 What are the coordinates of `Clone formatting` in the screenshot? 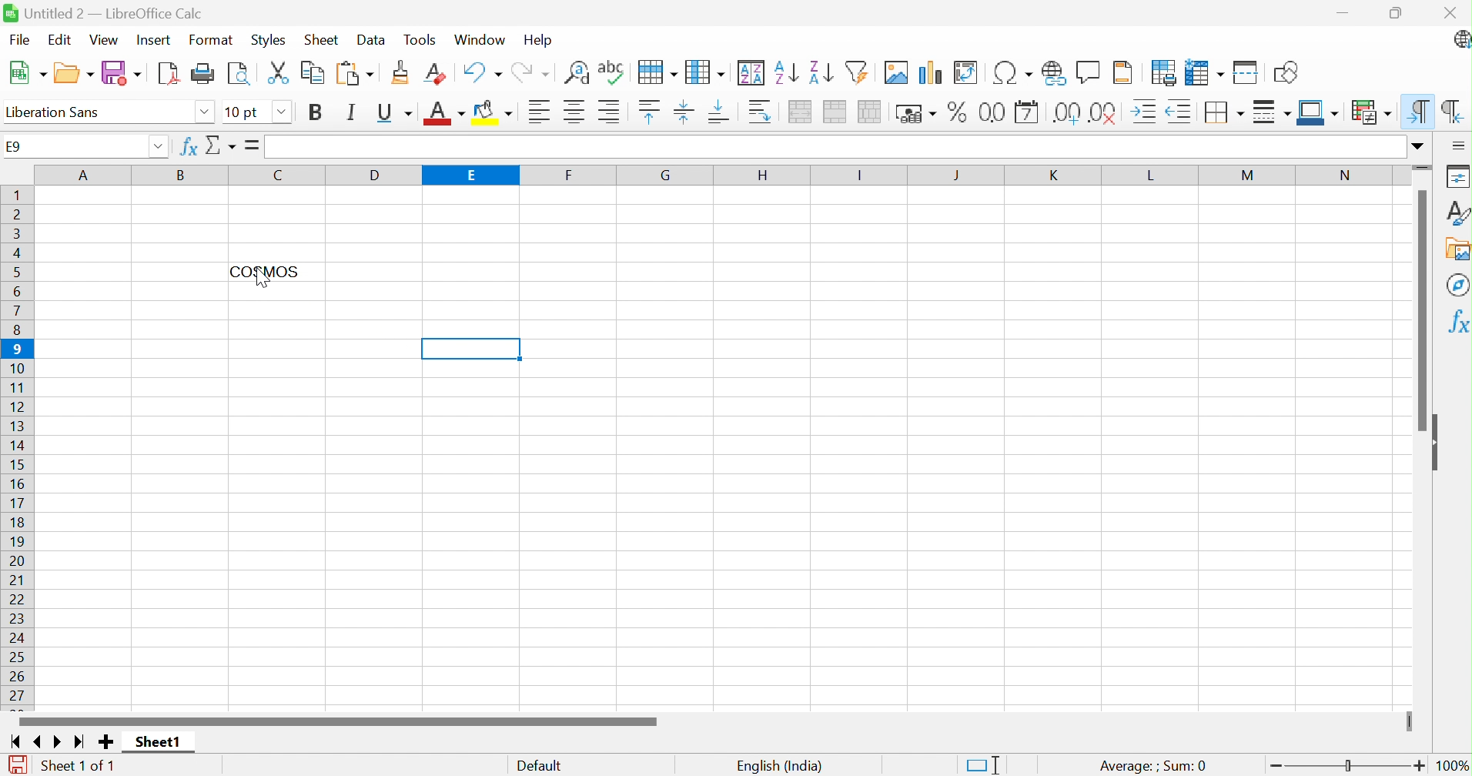 It's located at (402, 70).